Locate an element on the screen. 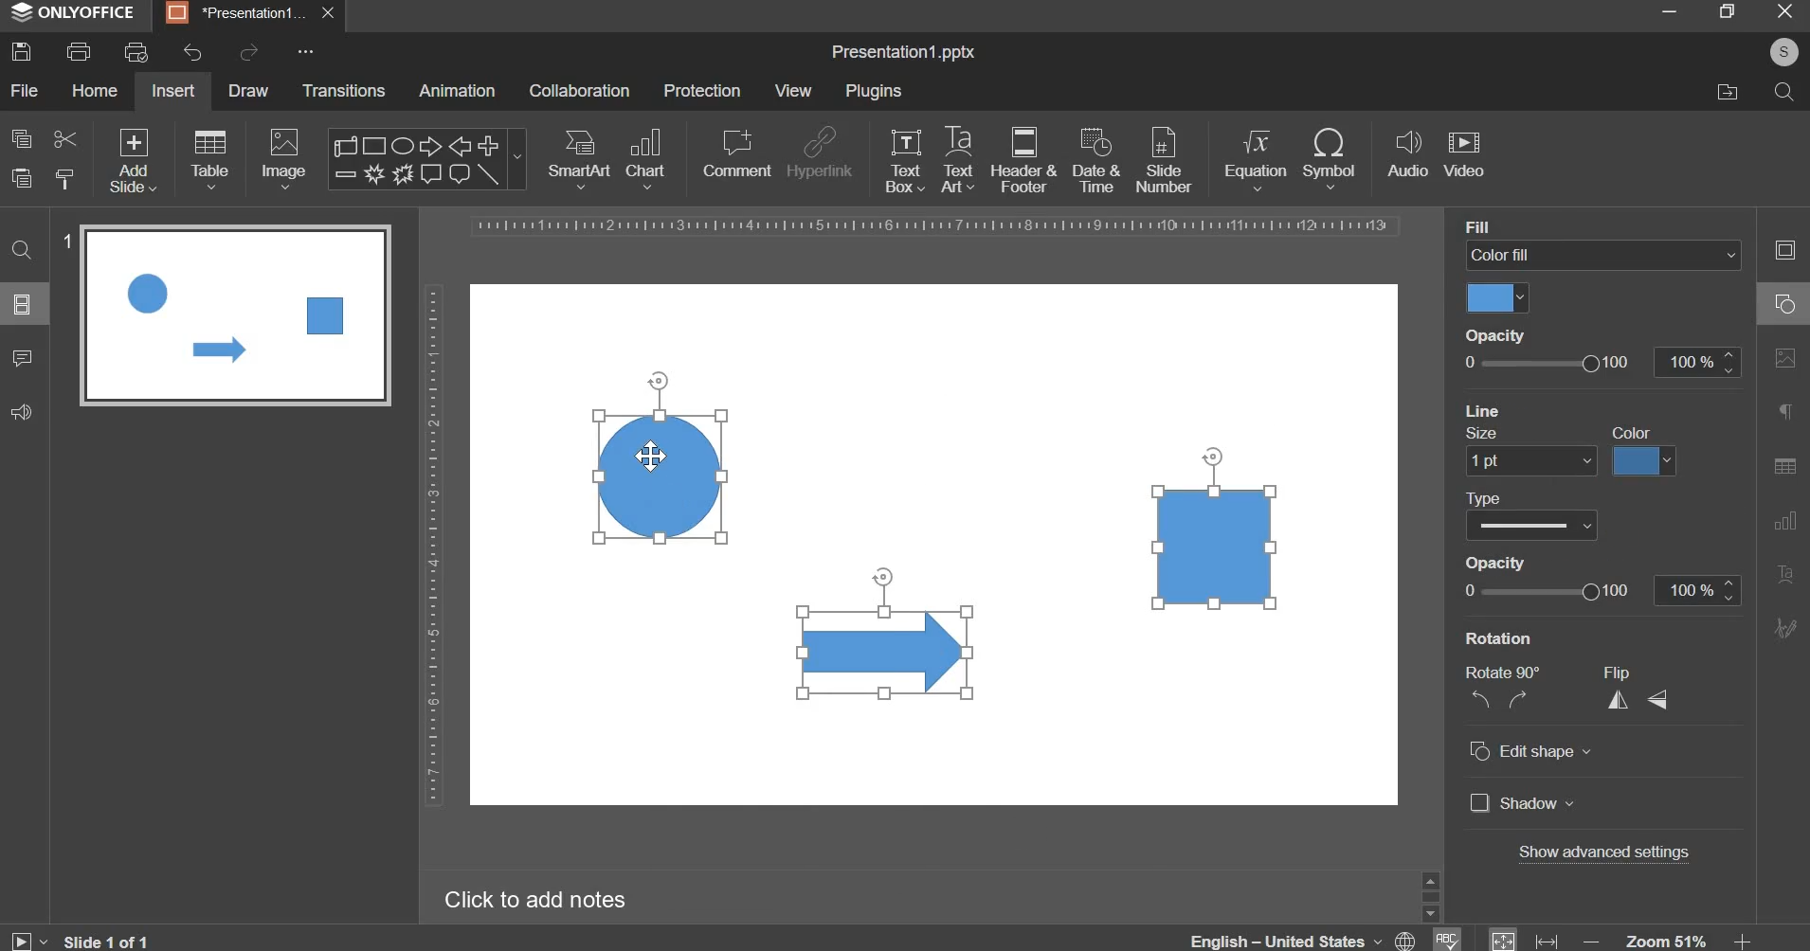  draw is located at coordinates (250, 89).